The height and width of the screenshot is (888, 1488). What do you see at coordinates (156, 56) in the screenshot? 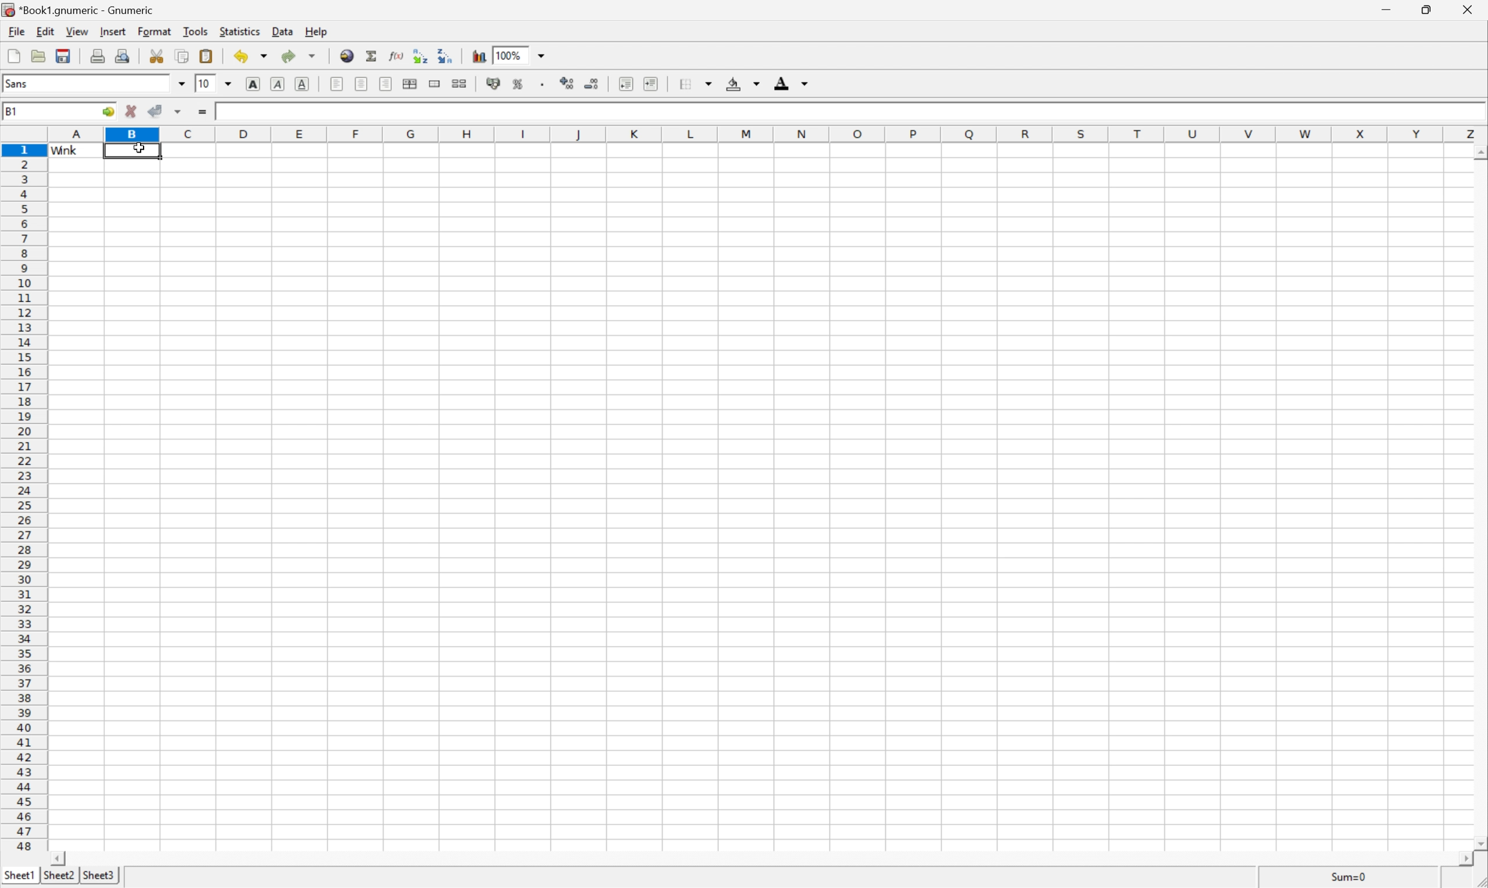
I see `cut` at bounding box center [156, 56].